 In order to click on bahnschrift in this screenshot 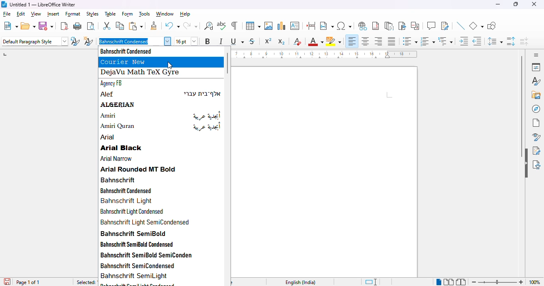, I will do `click(127, 190)`.